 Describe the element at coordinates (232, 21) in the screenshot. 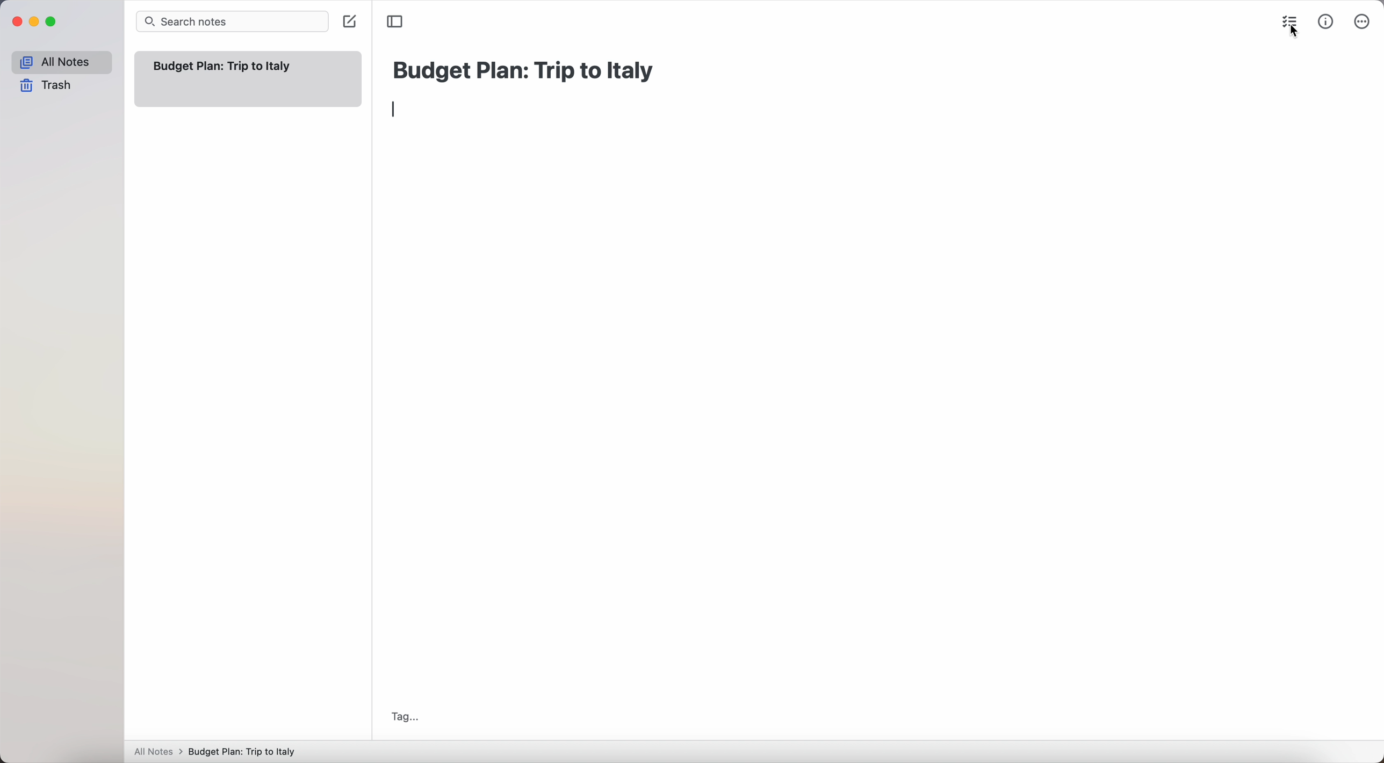

I see `search bar` at that location.